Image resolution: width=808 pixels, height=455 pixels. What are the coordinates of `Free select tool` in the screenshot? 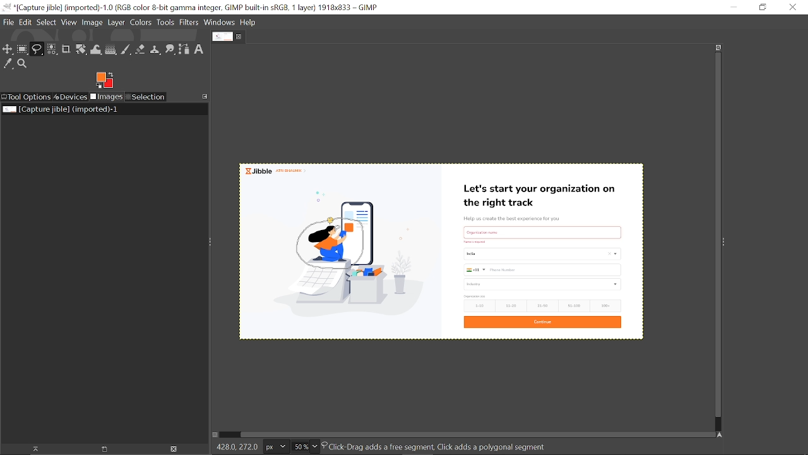 It's located at (37, 49).